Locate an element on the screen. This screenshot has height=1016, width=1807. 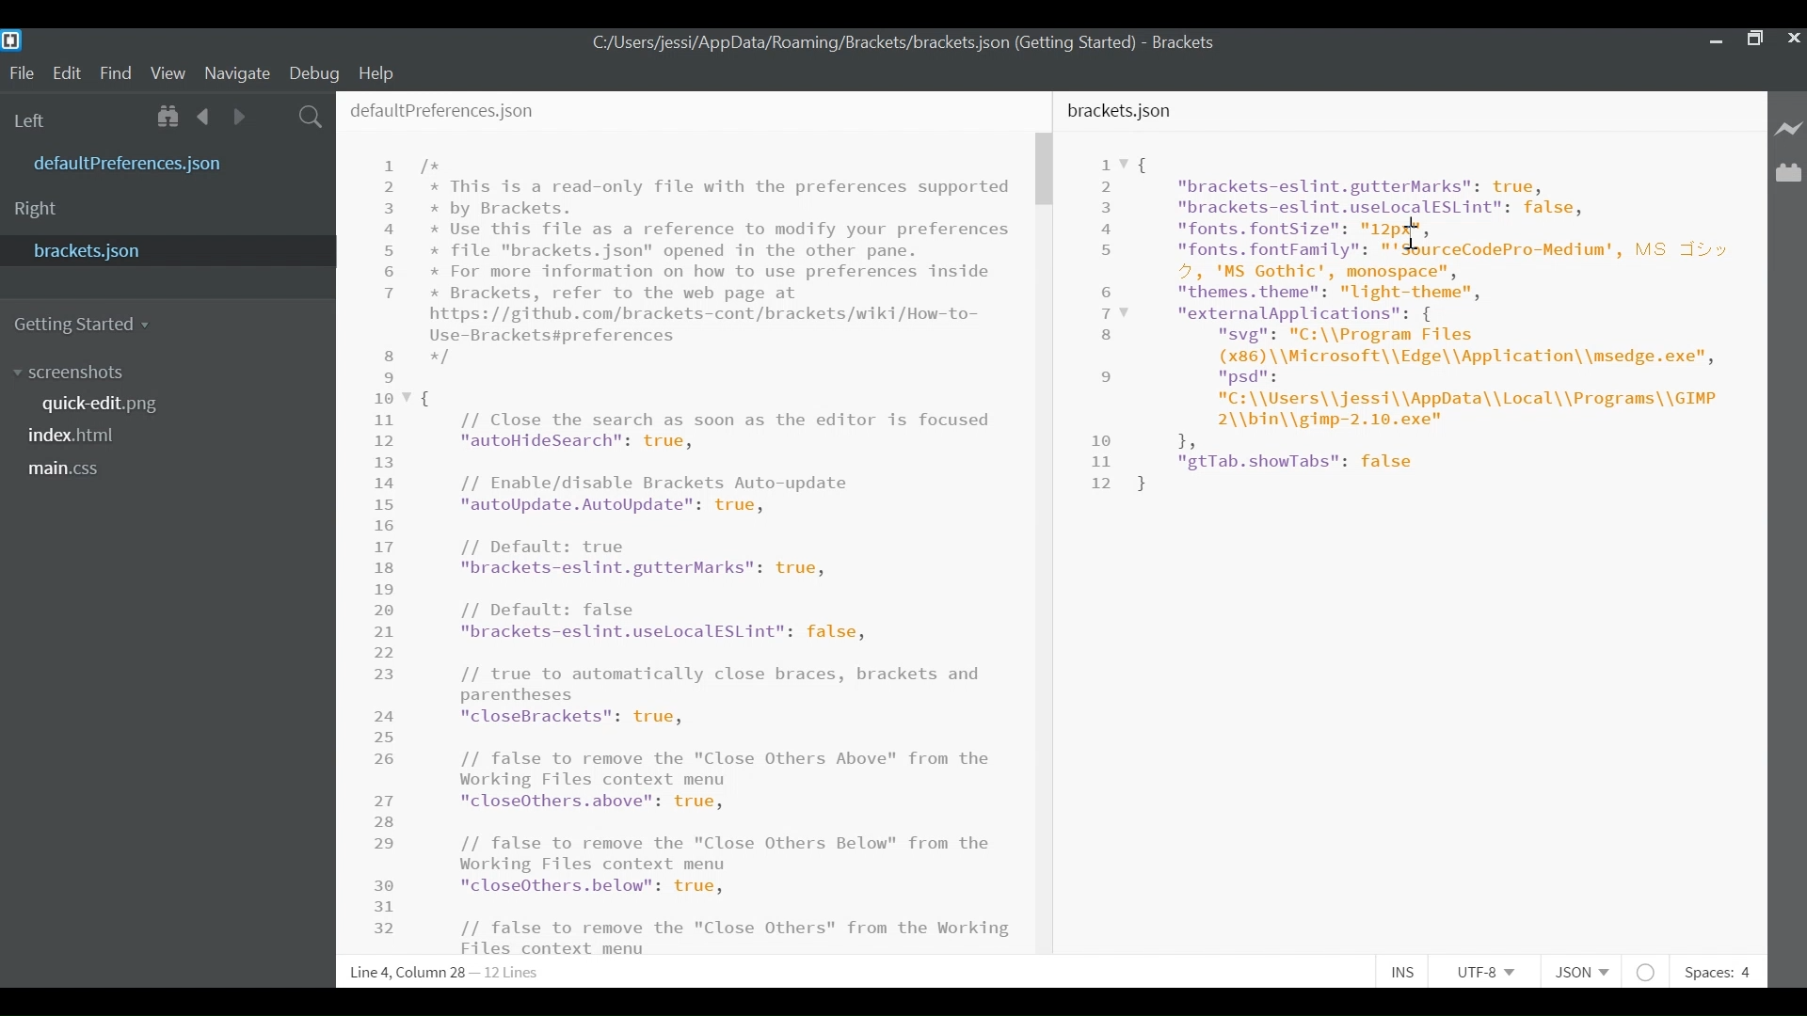
Maximize is located at coordinates (1754, 41).